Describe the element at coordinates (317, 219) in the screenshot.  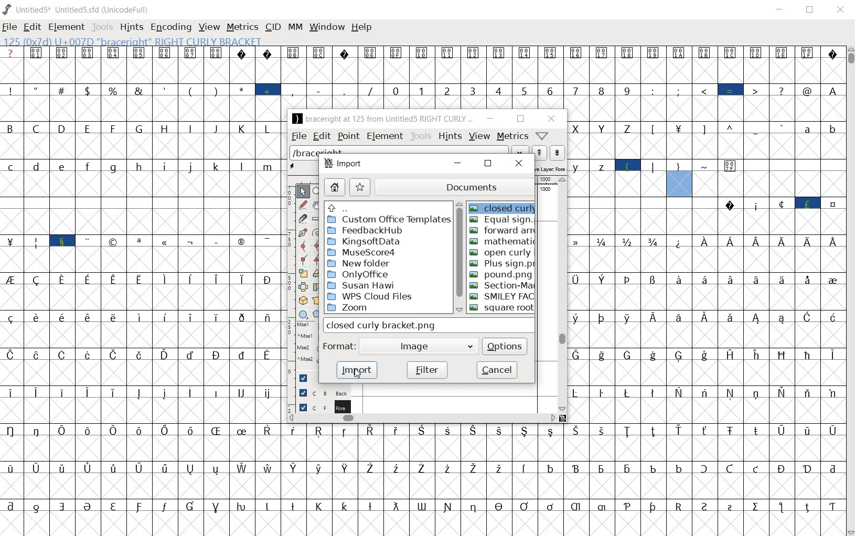
I see `measure a distance, angle between points` at that location.